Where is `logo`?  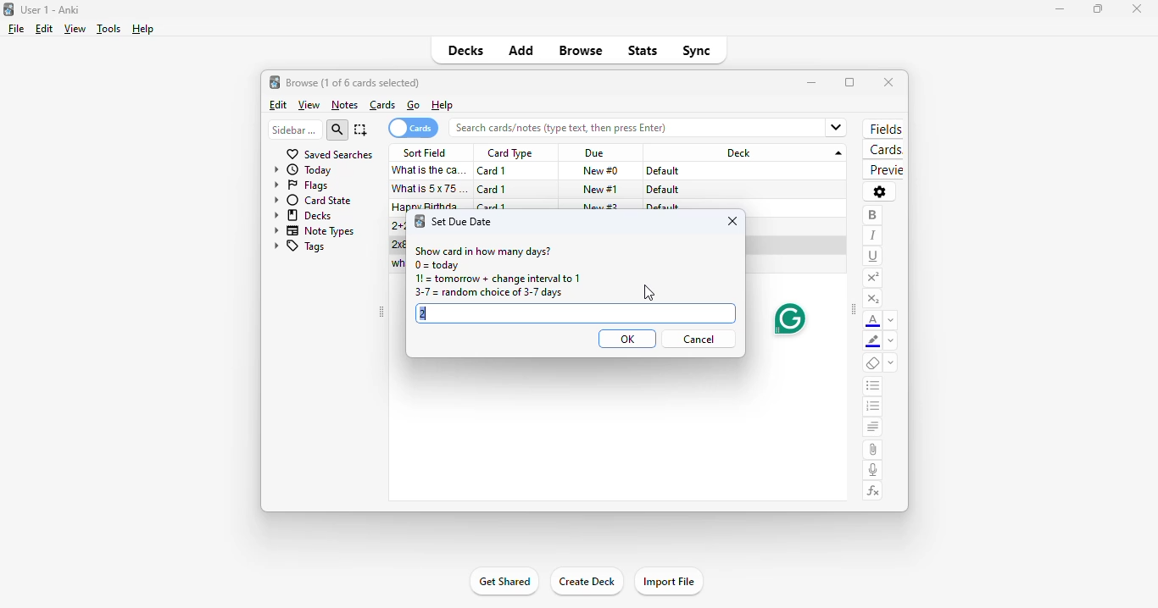
logo is located at coordinates (275, 82).